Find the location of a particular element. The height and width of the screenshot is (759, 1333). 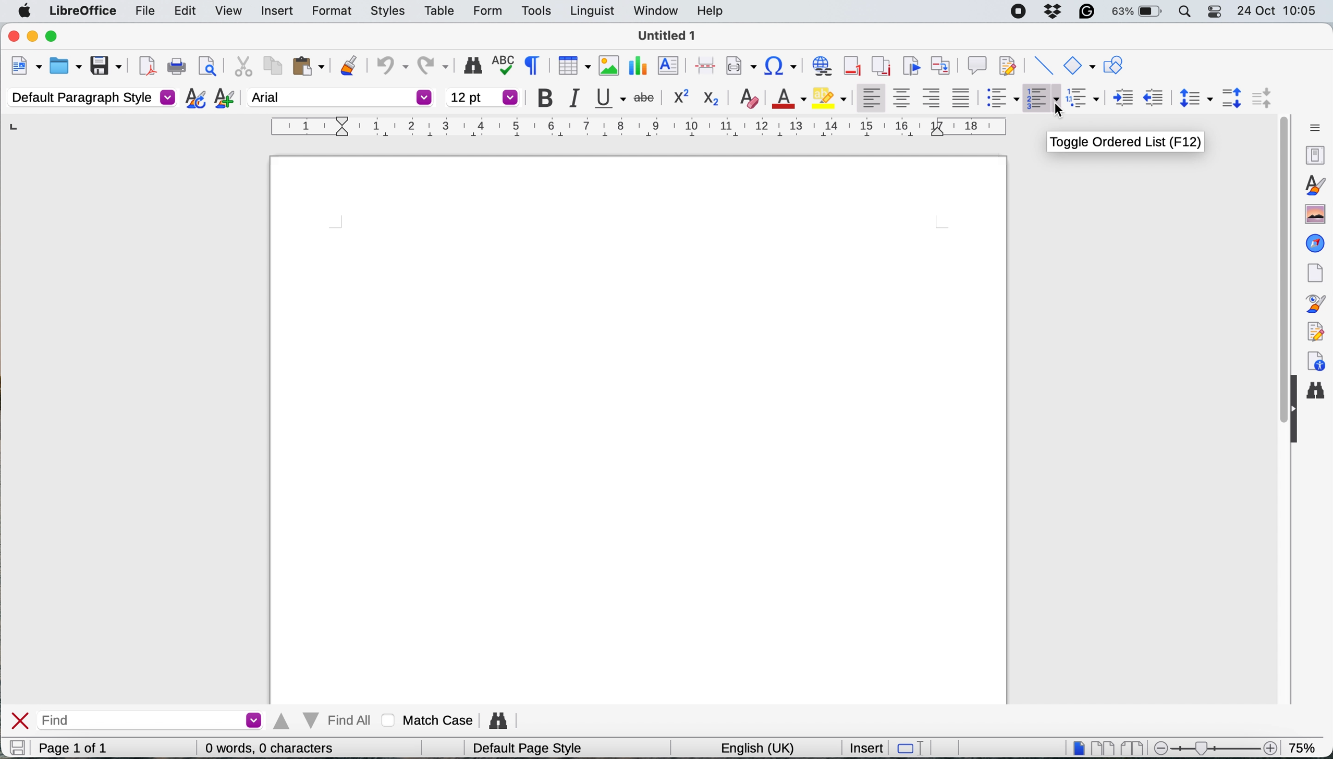

insert is located at coordinates (276, 10).